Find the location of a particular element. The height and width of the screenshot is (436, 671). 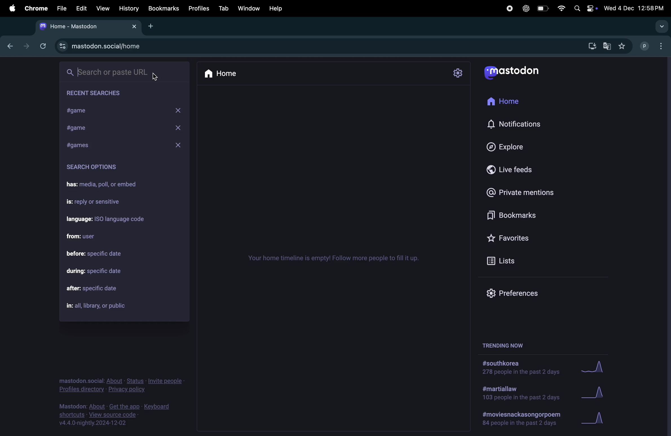

wifi is located at coordinates (560, 8).